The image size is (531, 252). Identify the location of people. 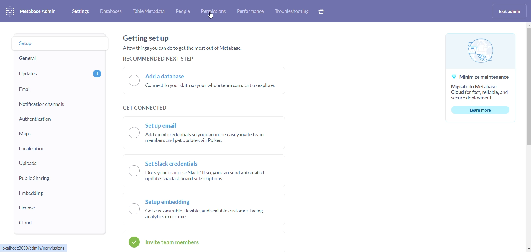
(185, 12).